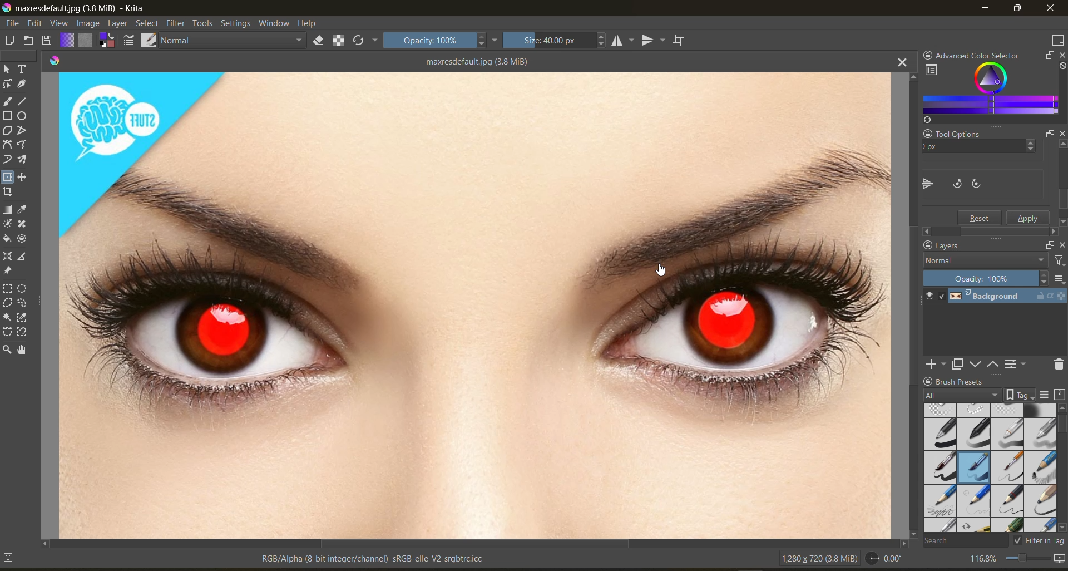  I want to click on tool, so click(23, 146).